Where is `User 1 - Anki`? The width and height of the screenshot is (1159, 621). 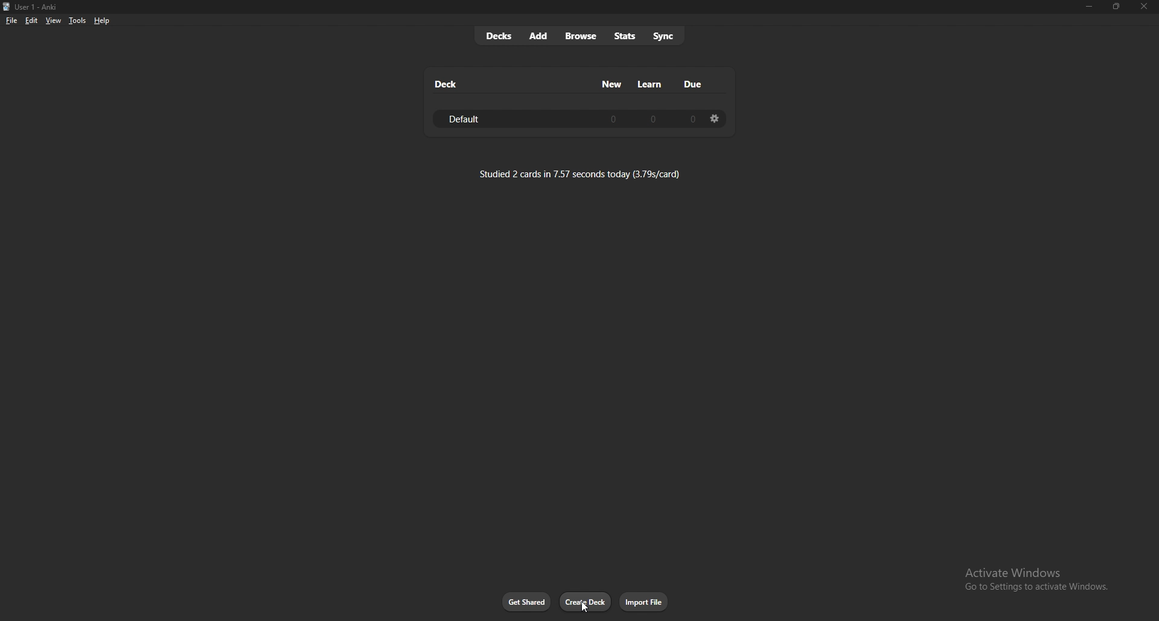
User 1 - Anki is located at coordinates (40, 7).